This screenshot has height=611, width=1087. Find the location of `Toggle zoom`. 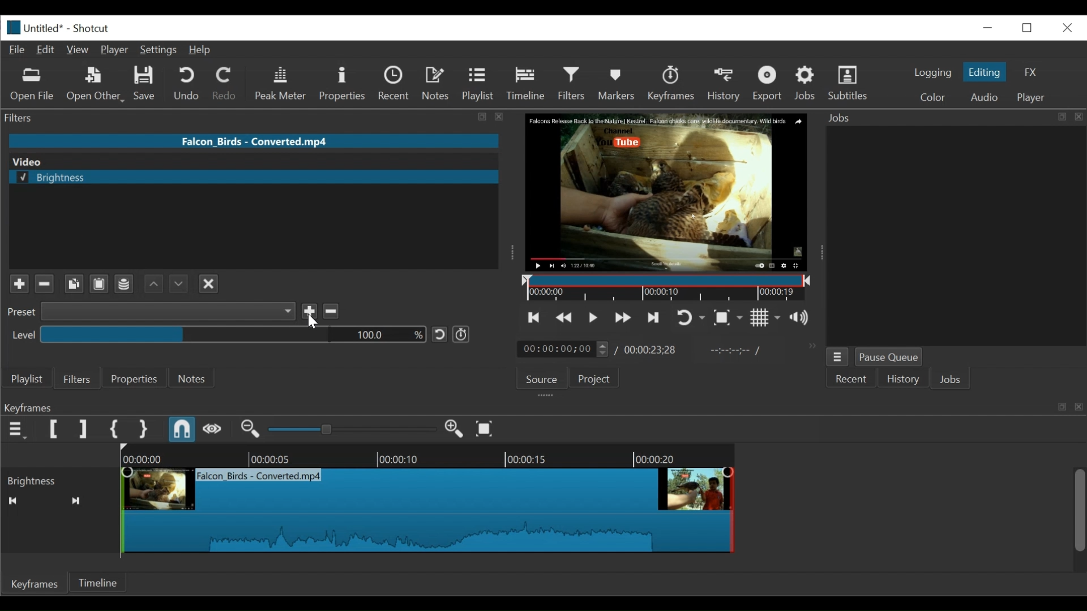

Toggle zoom is located at coordinates (729, 318).